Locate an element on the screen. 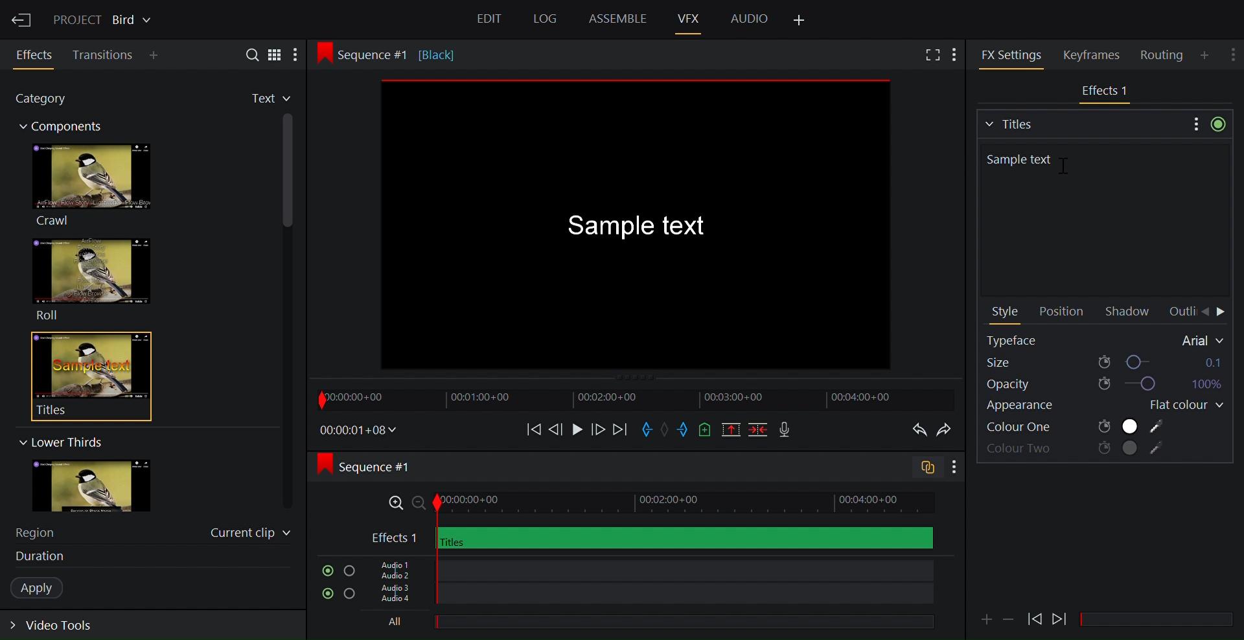  Attachment is located at coordinates (986, 619).